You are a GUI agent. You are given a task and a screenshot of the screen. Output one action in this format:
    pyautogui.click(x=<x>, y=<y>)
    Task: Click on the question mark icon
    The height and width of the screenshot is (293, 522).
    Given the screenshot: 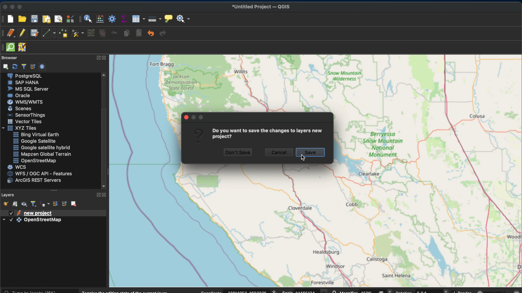 What is the action you would take?
    pyautogui.click(x=199, y=136)
    